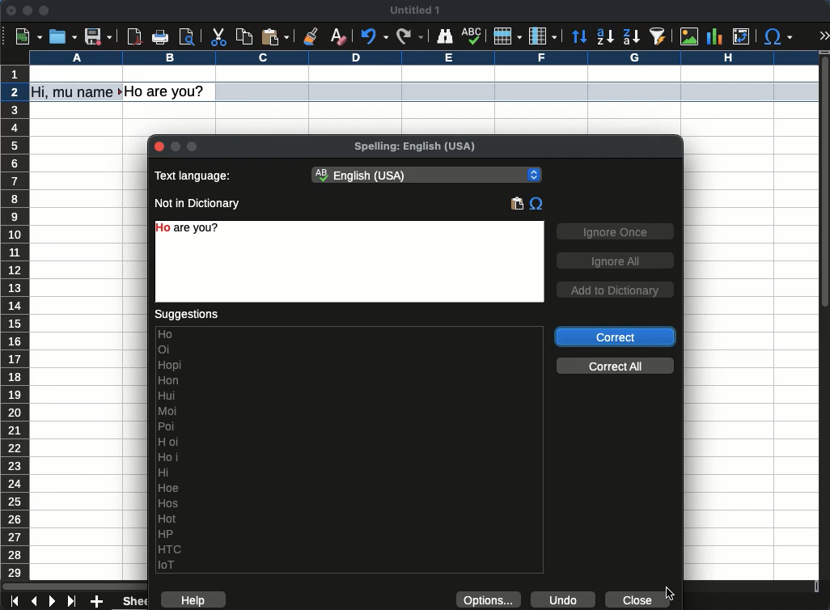 The image size is (830, 610). I want to click on paste, so click(277, 36).